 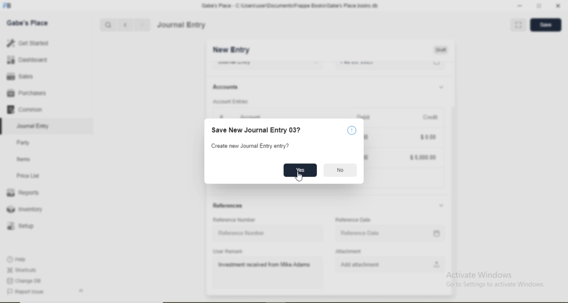 What do you see at coordinates (24, 144) in the screenshot?
I see `Party` at bounding box center [24, 144].